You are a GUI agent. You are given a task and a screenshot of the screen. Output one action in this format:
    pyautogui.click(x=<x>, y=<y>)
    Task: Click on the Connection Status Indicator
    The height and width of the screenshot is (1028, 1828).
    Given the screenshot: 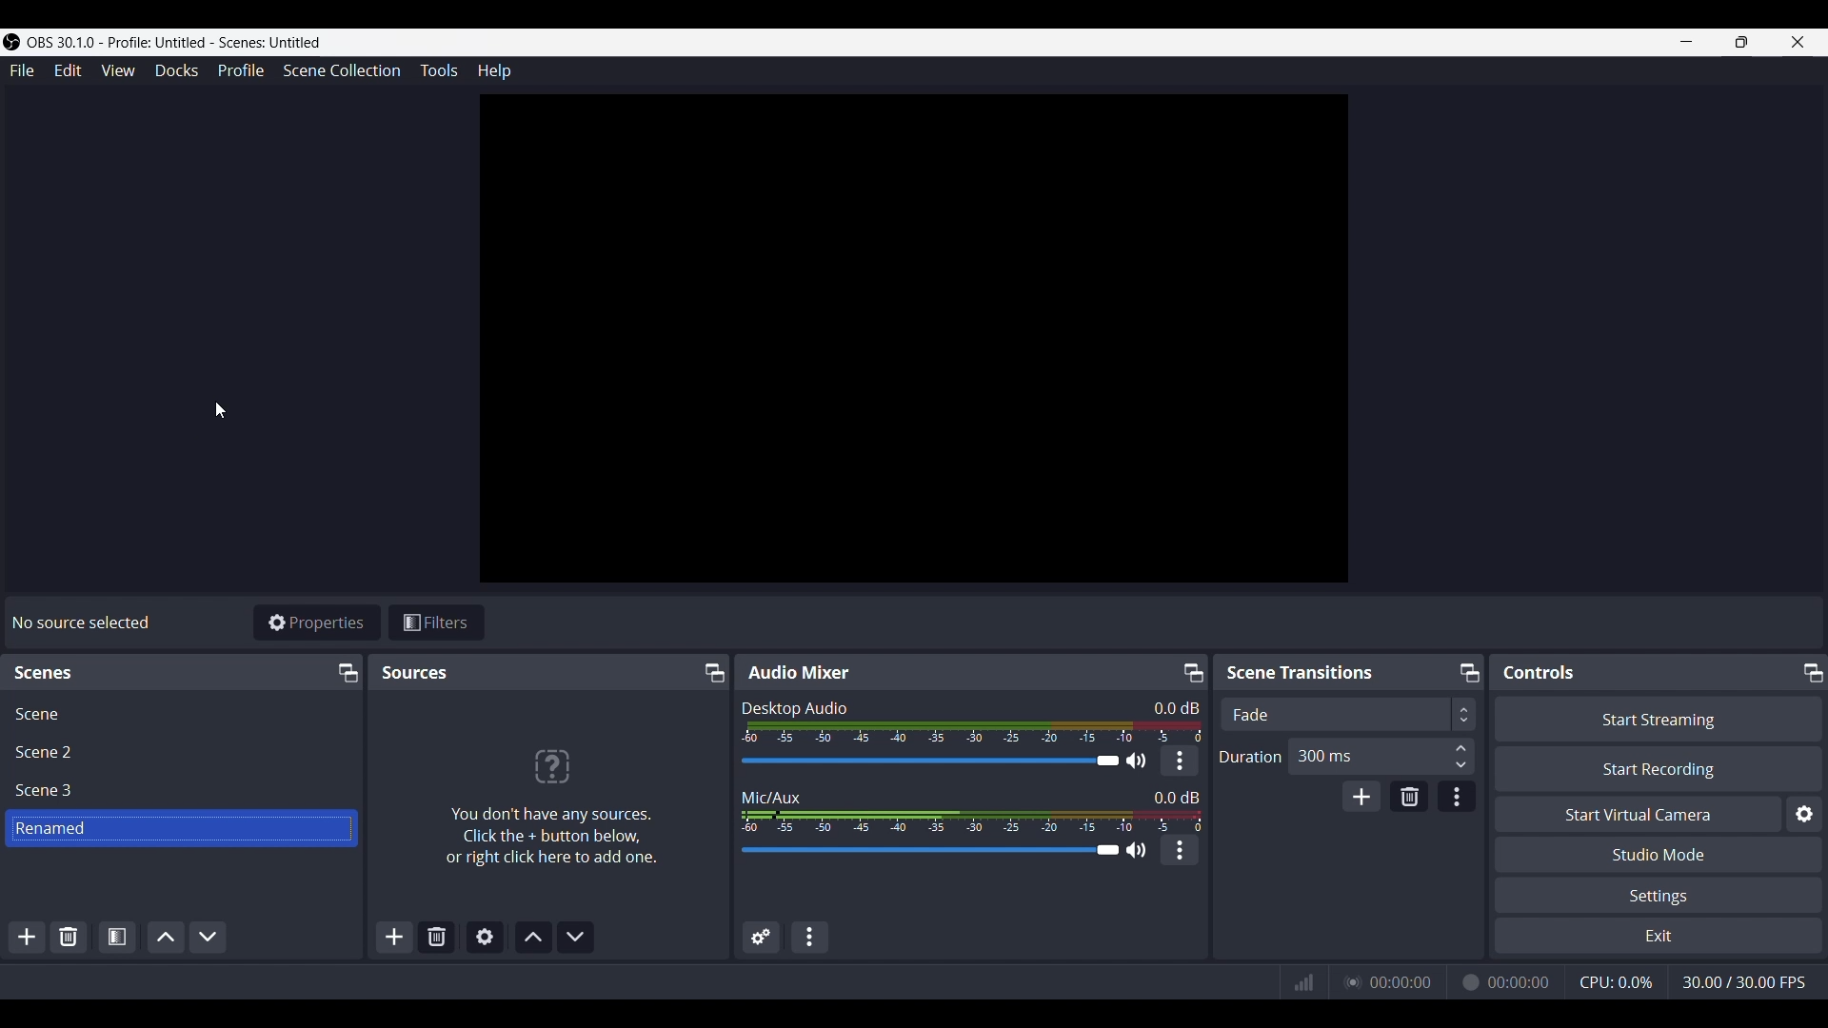 What is the action you would take?
    pyautogui.click(x=1303, y=982)
    